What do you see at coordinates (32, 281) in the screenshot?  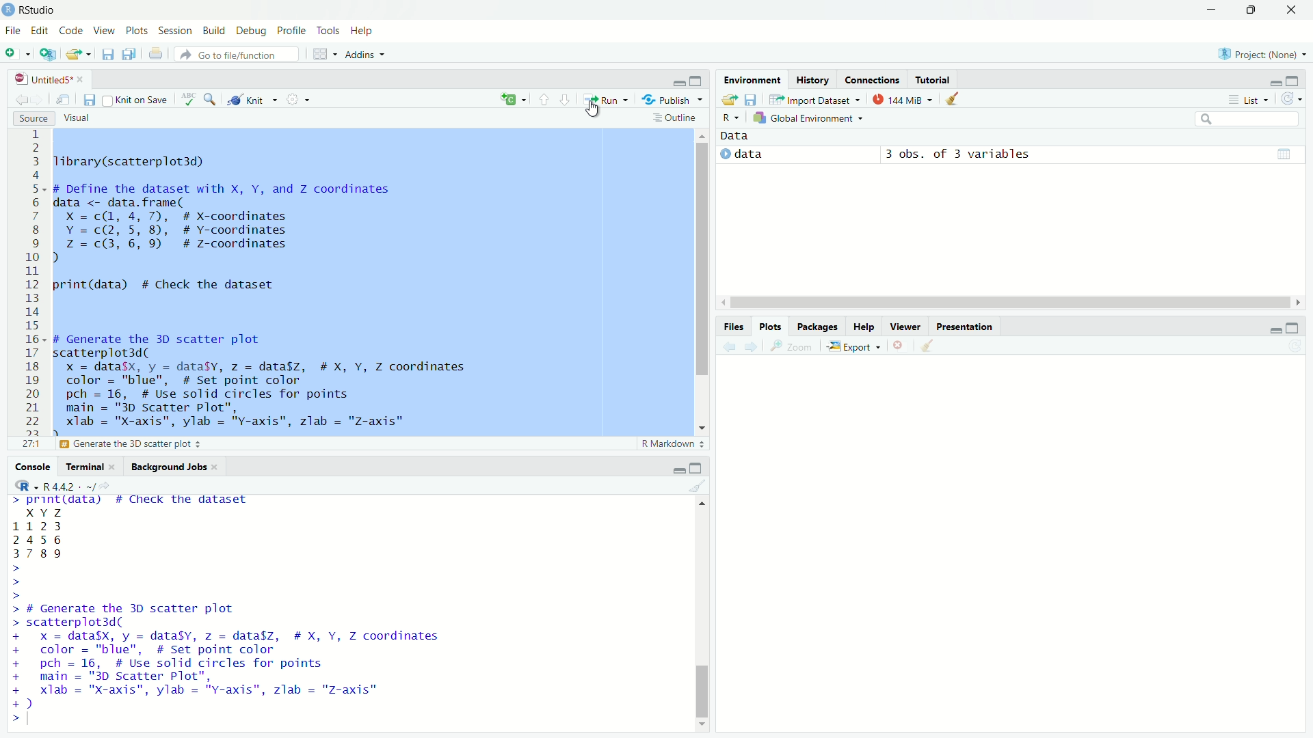 I see `line numbers` at bounding box center [32, 281].